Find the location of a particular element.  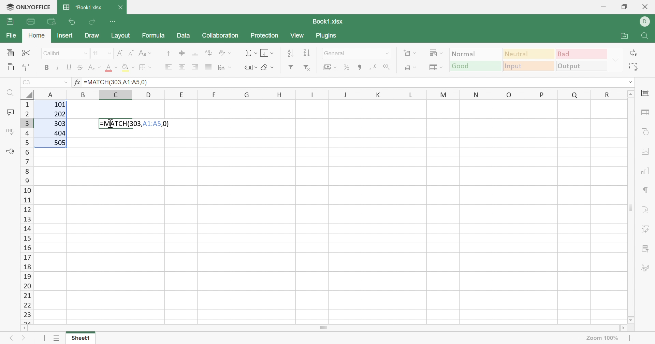

Named ranges is located at coordinates (249, 67).